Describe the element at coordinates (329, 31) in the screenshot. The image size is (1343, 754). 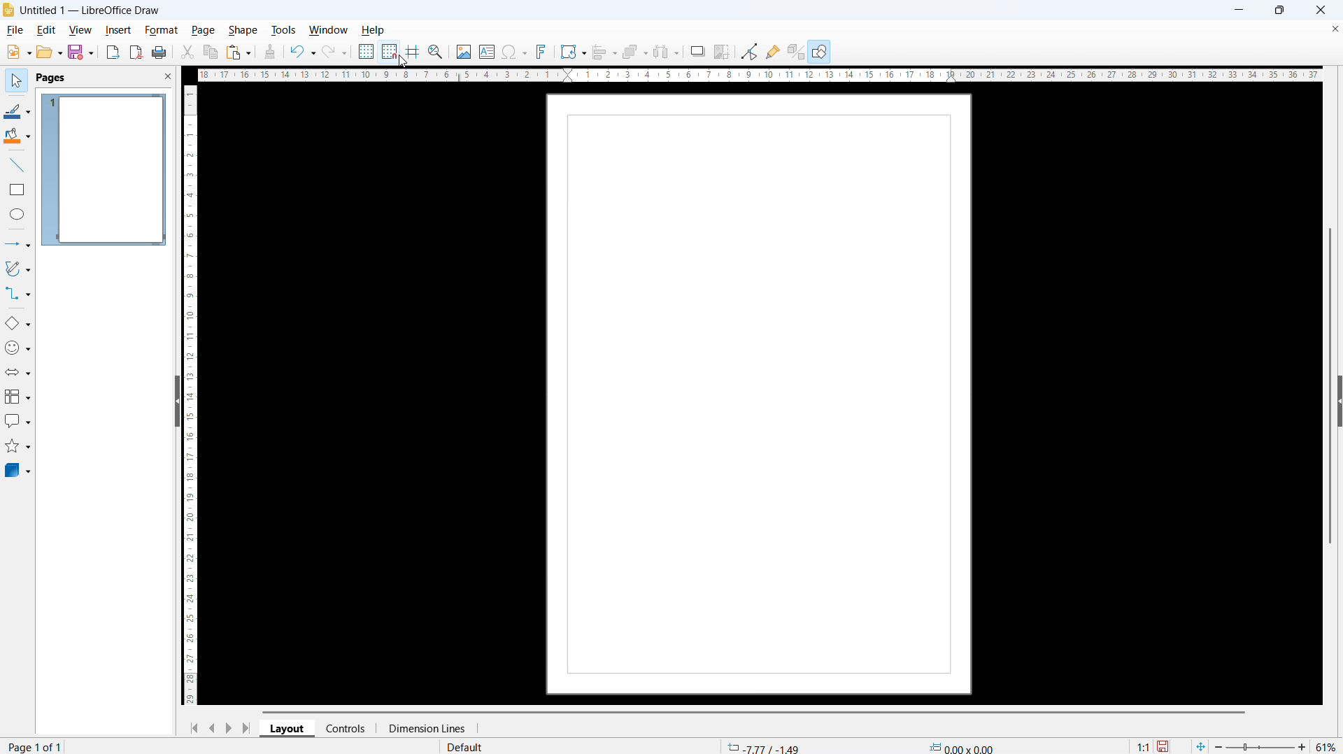
I see `Window ` at that location.